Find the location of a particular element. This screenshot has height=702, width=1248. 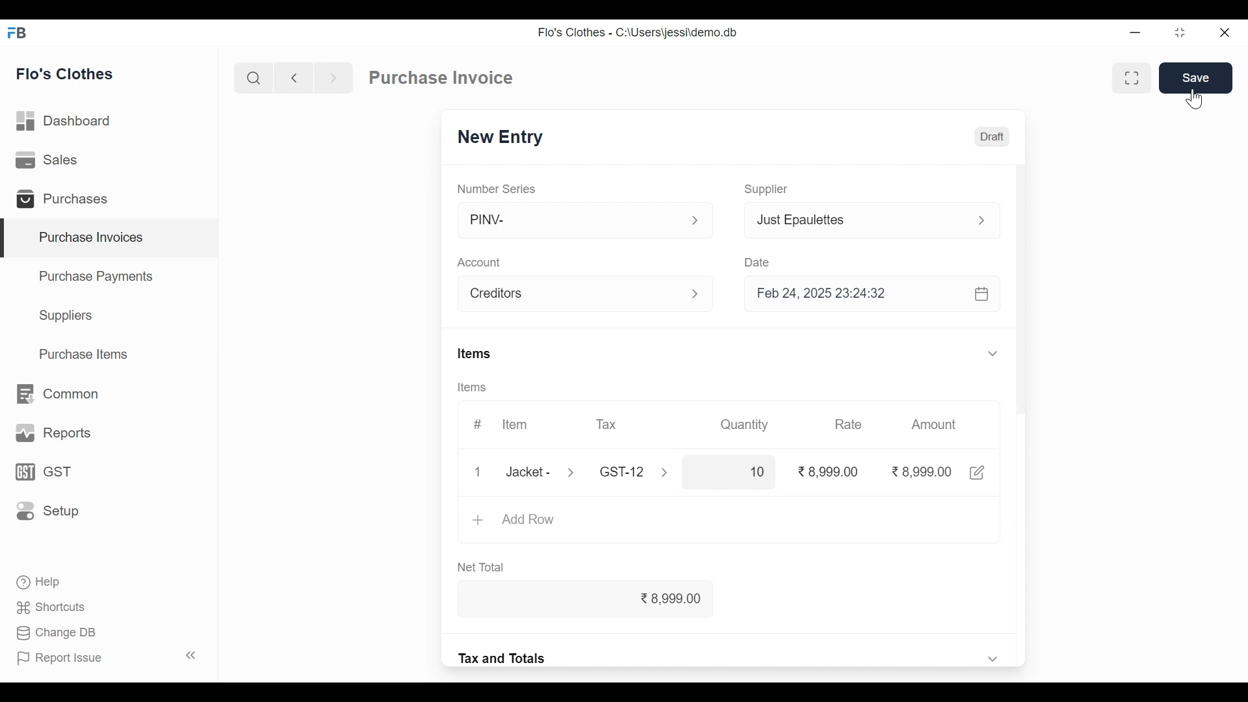

# is located at coordinates (478, 423).